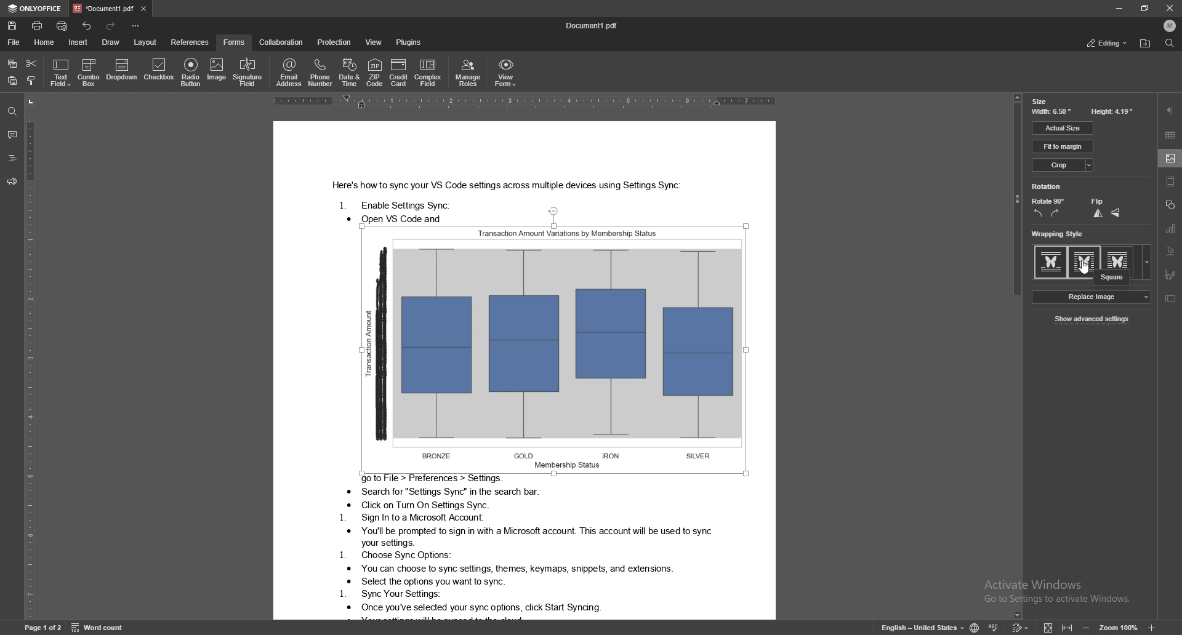 Image resolution: width=1182 pixels, height=635 pixels. I want to click on comment, so click(12, 135).